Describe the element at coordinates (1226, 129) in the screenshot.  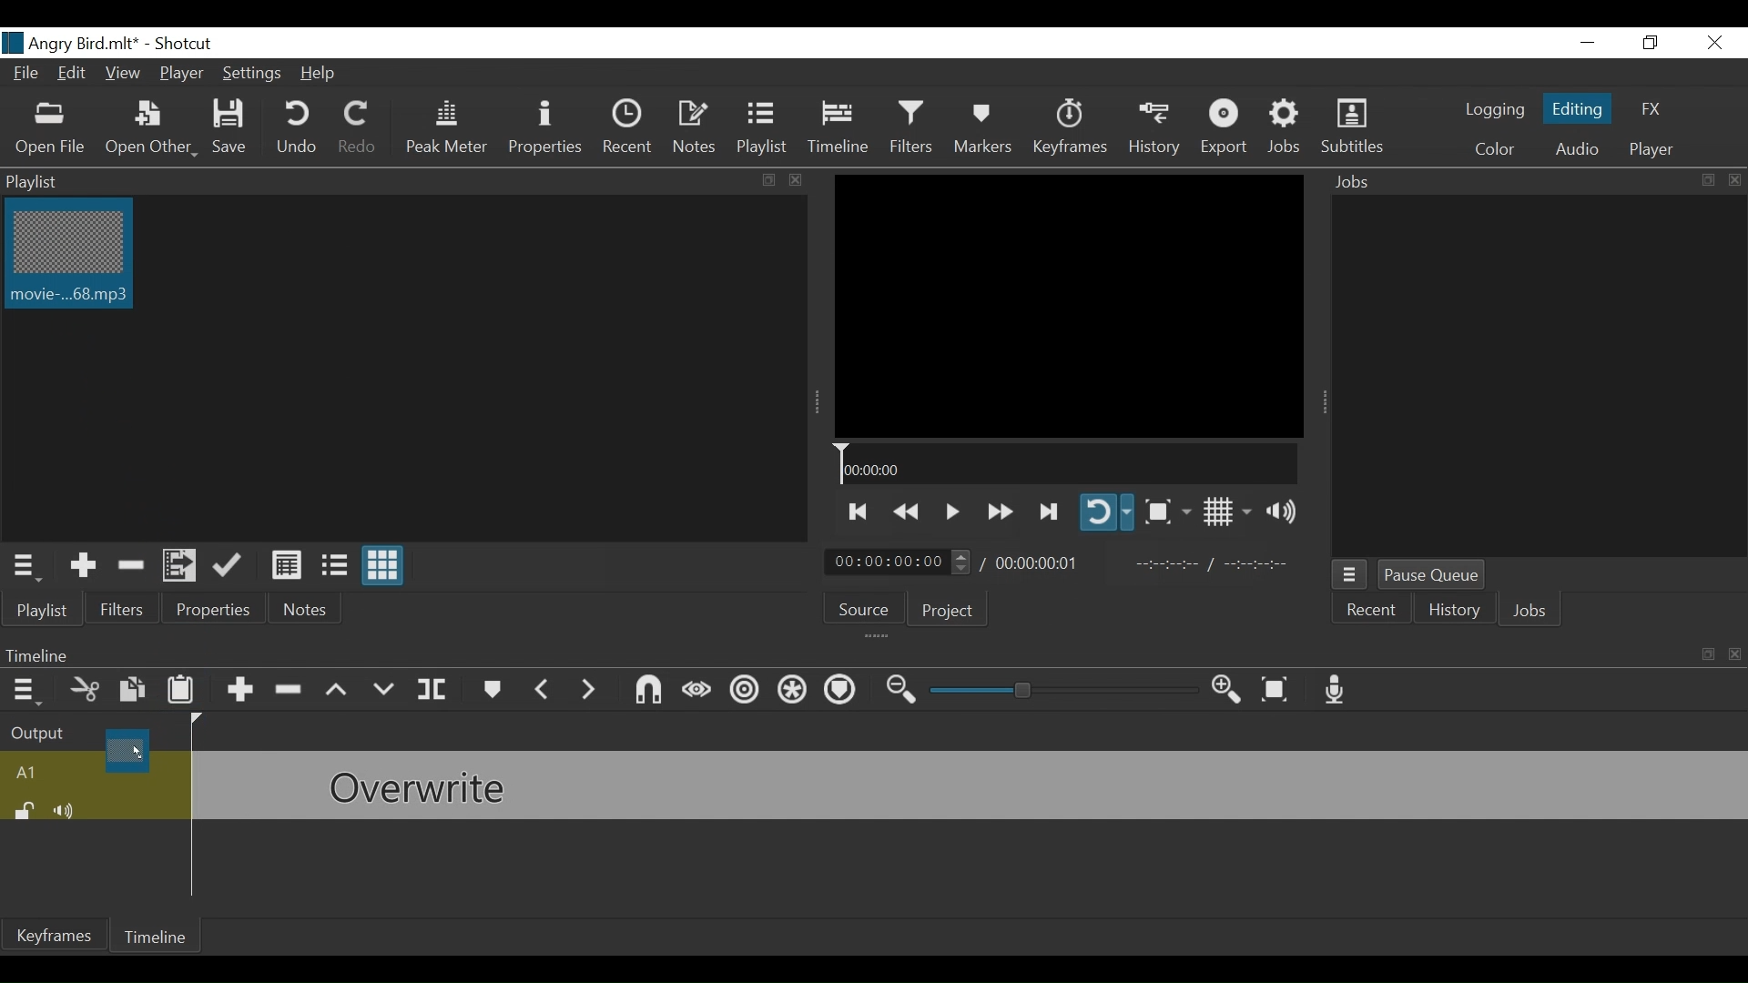
I see `Export` at that location.